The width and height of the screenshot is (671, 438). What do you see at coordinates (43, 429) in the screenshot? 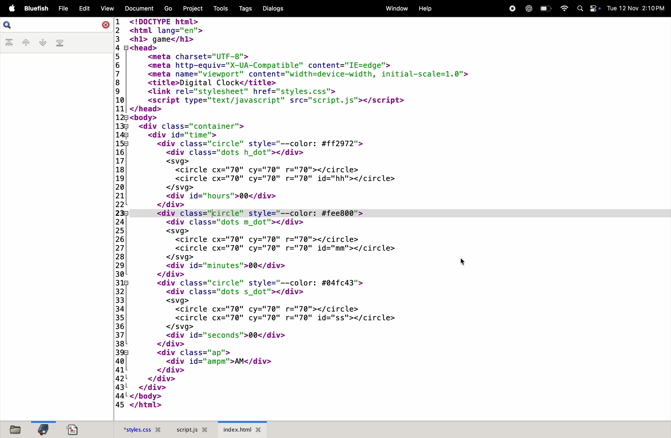
I see `bookmark` at bounding box center [43, 429].